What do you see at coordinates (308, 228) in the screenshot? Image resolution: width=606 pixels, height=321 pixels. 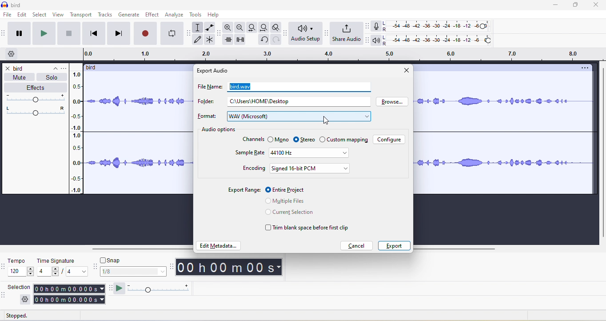 I see `trim blank space before first clip` at bounding box center [308, 228].